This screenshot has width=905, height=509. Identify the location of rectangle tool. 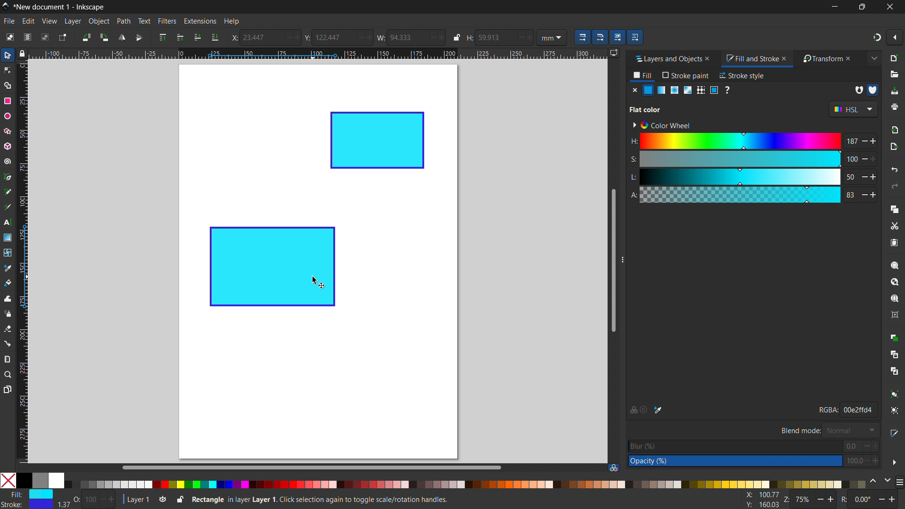
(8, 101).